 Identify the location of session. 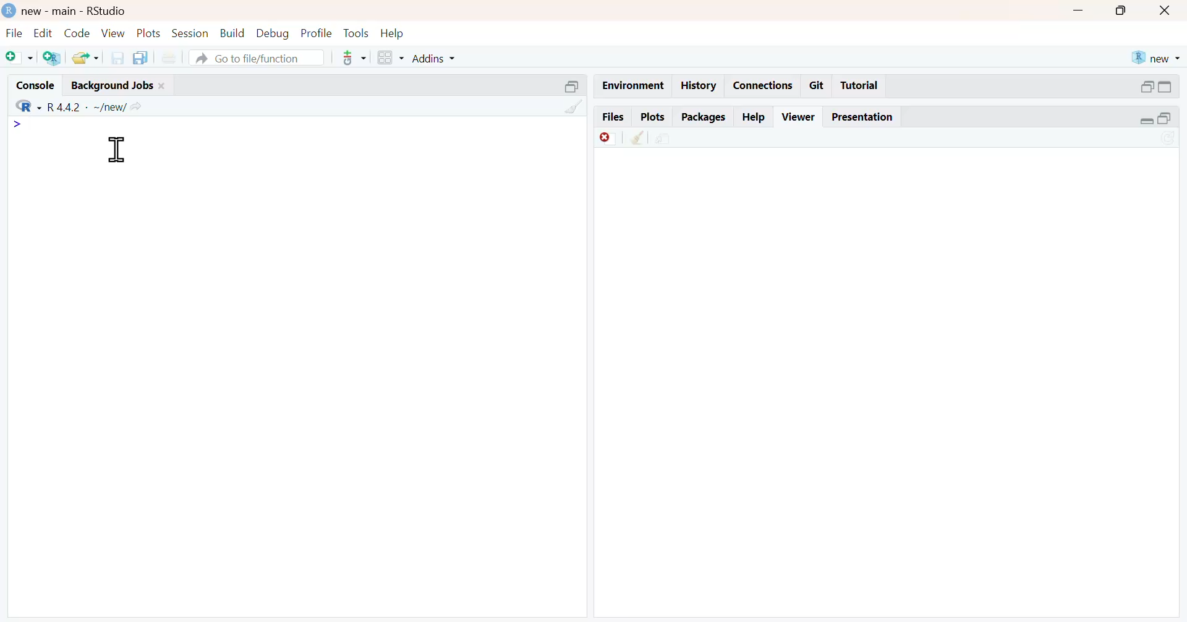
(192, 33).